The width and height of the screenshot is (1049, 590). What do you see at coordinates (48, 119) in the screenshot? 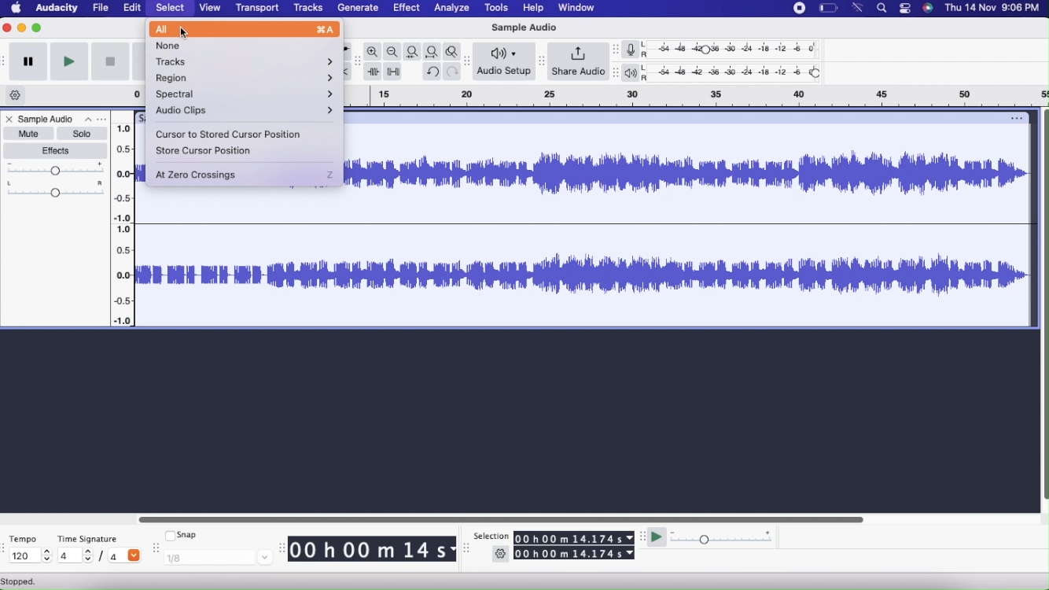
I see `Sample Audio` at bounding box center [48, 119].